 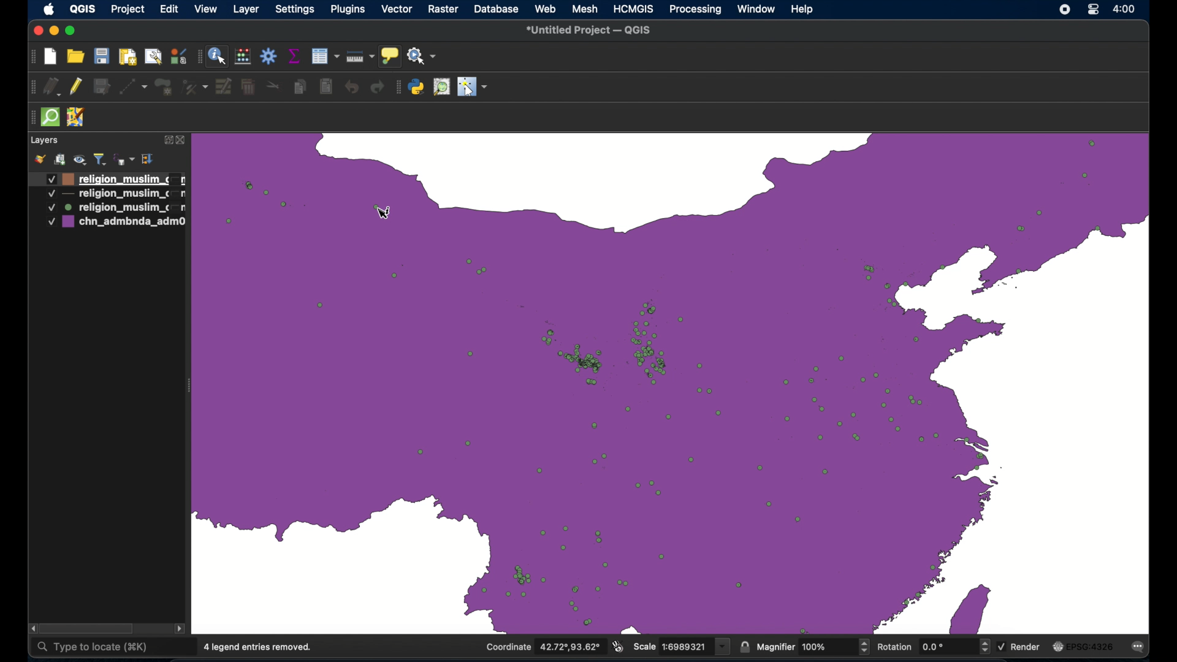 What do you see at coordinates (31, 57) in the screenshot?
I see `project toolbar` at bounding box center [31, 57].